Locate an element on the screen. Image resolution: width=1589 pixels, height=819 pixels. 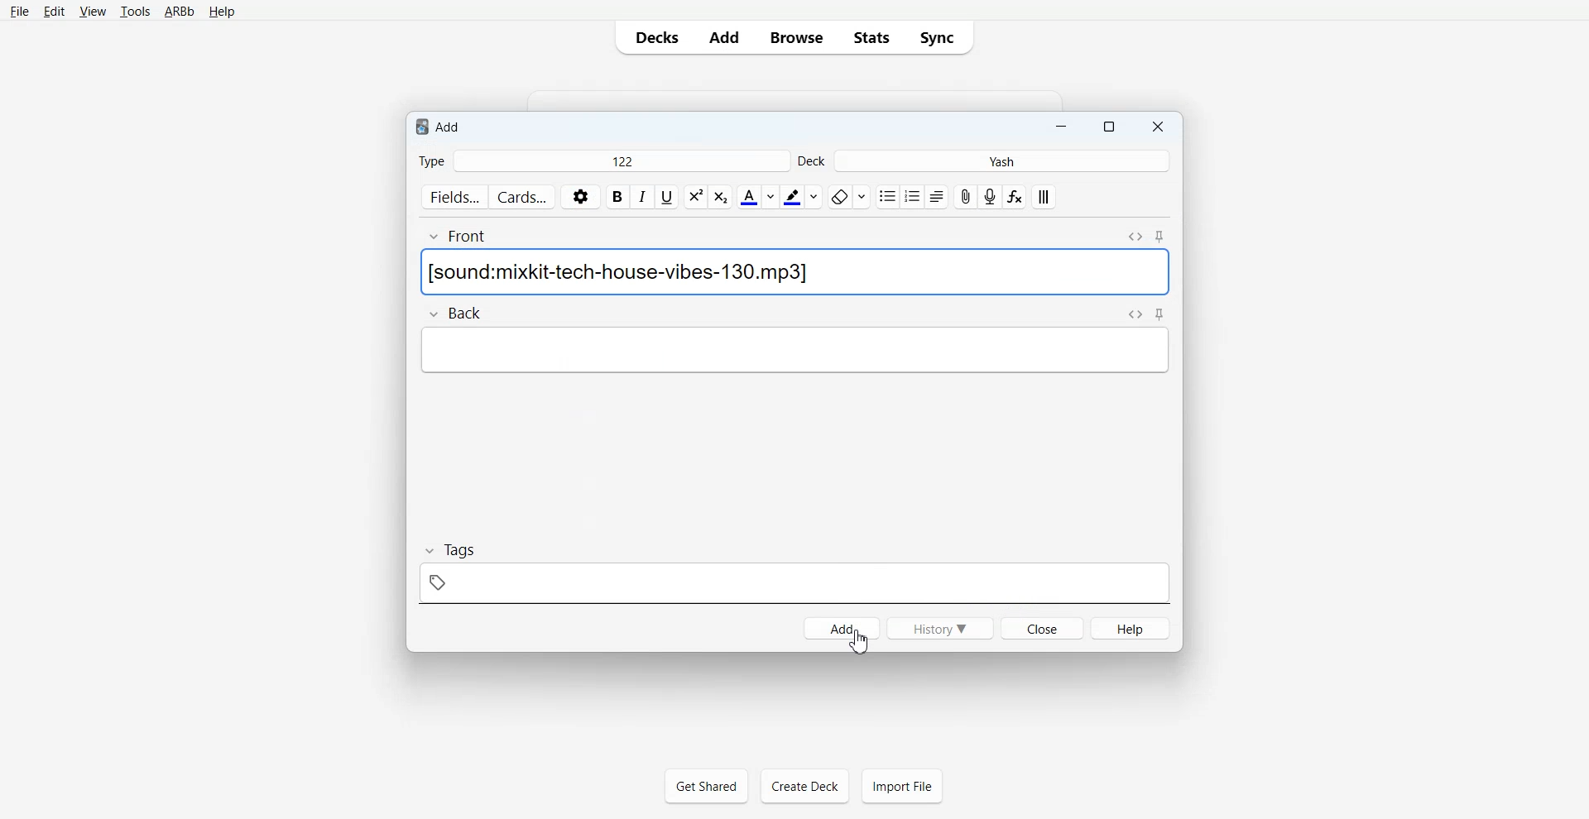
text color is located at coordinates (757, 197).